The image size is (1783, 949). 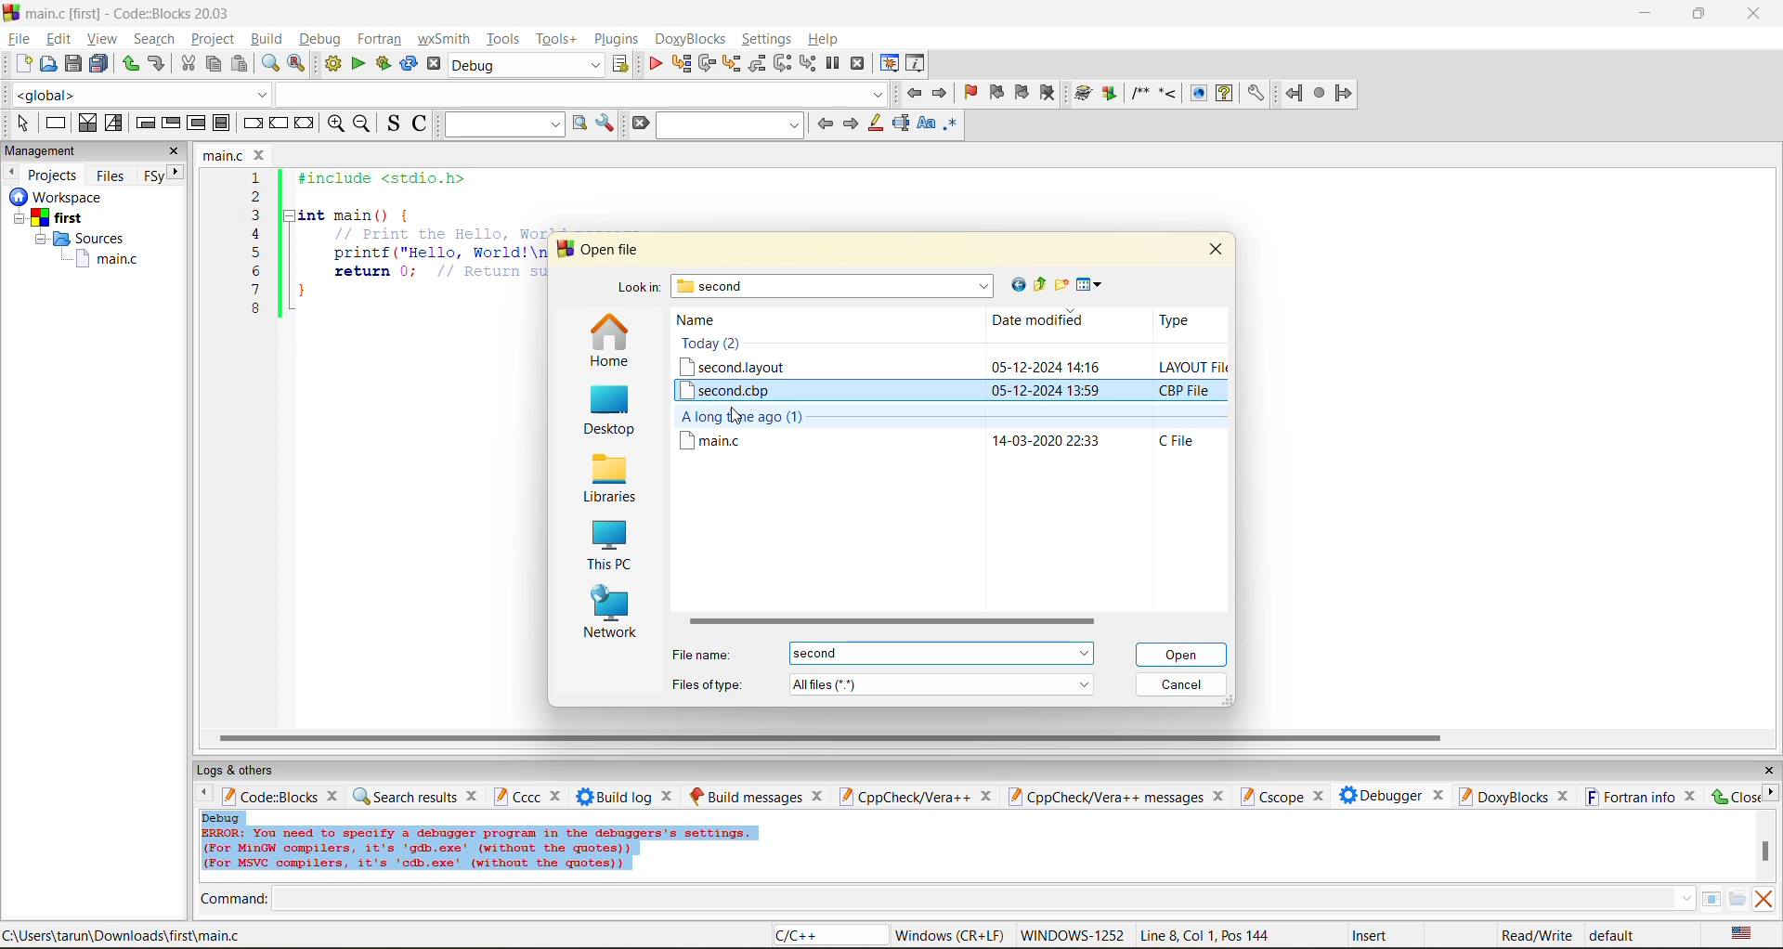 What do you see at coordinates (54, 175) in the screenshot?
I see `projects` at bounding box center [54, 175].